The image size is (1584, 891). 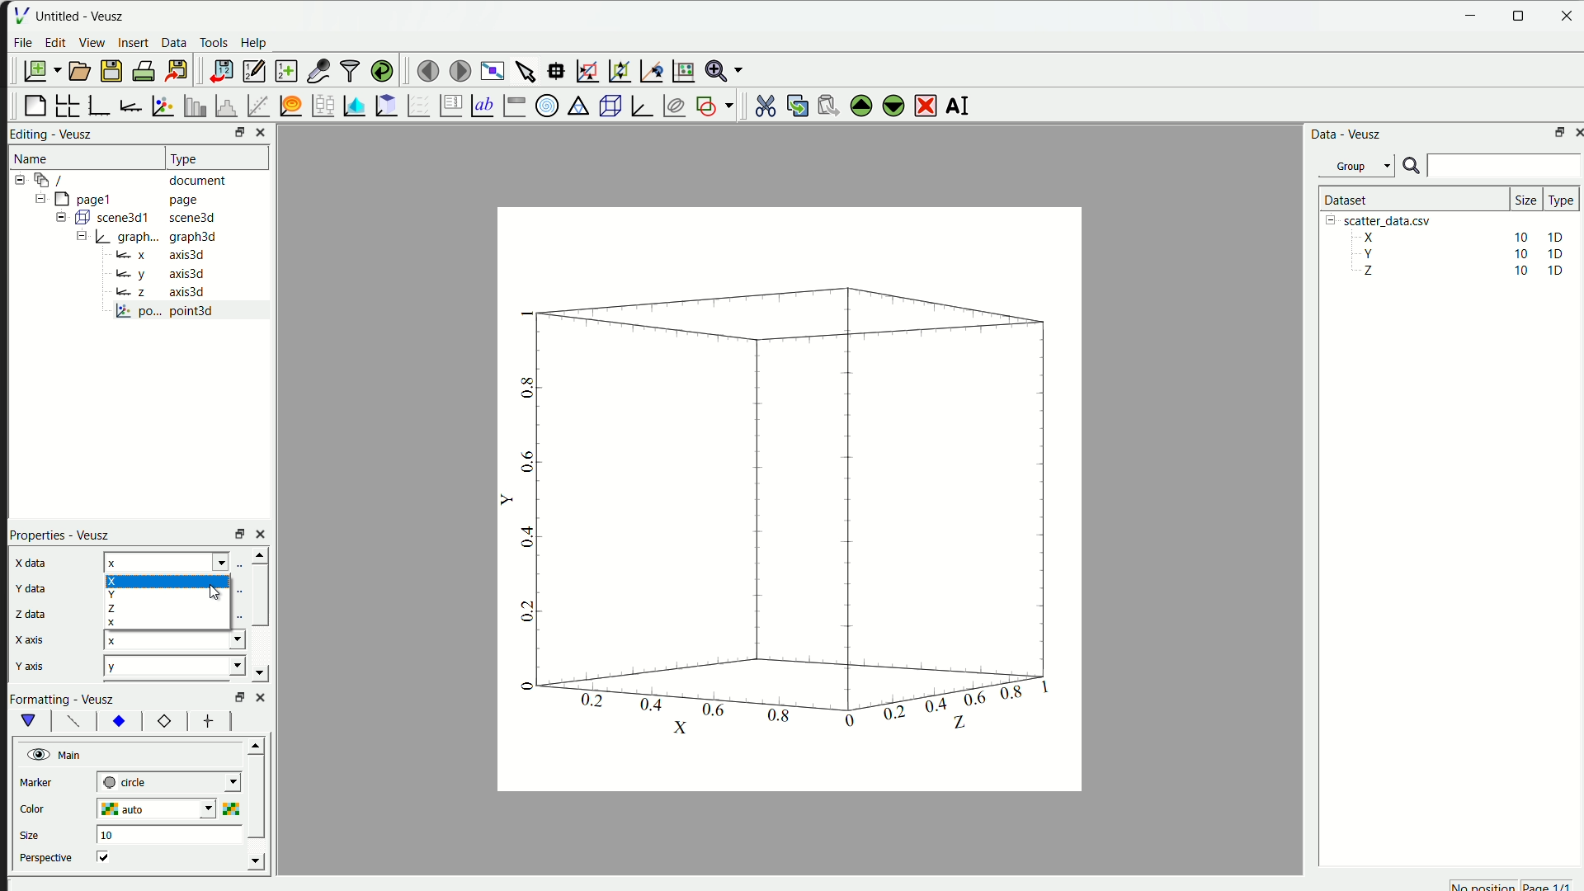 I want to click on close, so click(x=263, y=534).